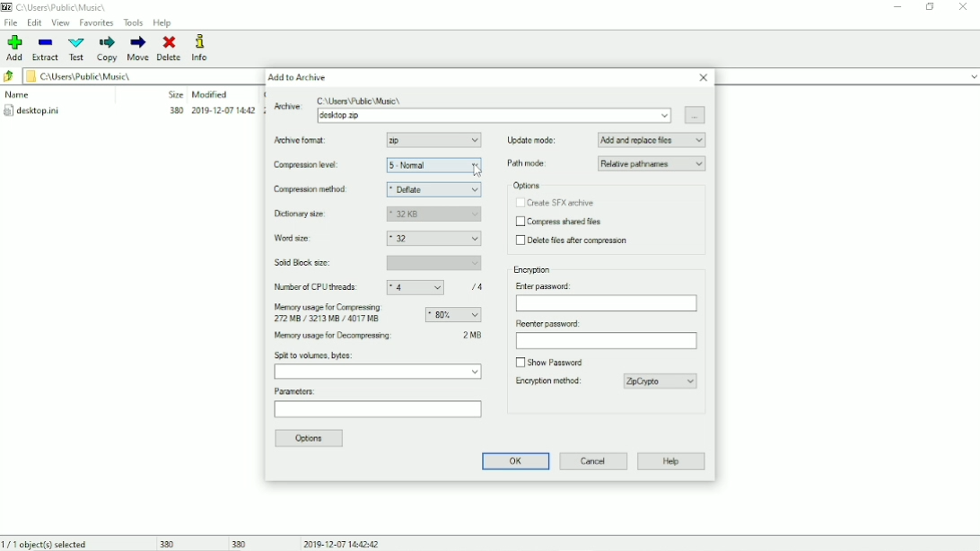 The image size is (980, 551). I want to click on 2 MB, so click(473, 336).